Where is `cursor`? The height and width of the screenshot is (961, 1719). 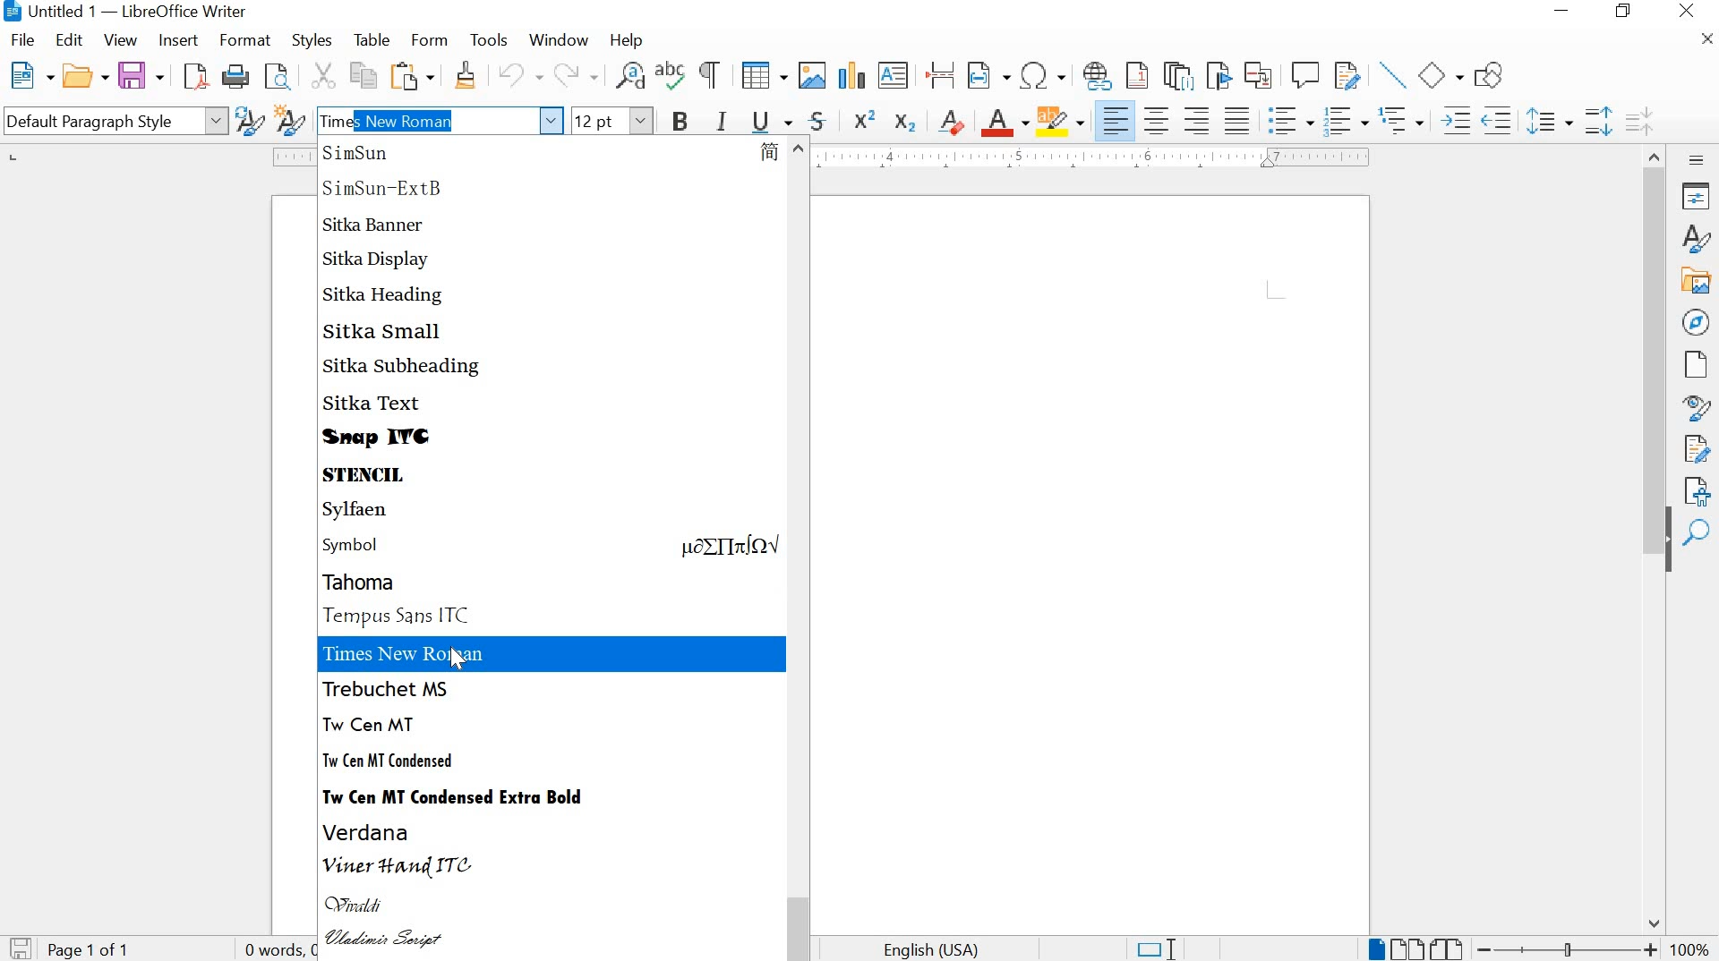 cursor is located at coordinates (561, 131).